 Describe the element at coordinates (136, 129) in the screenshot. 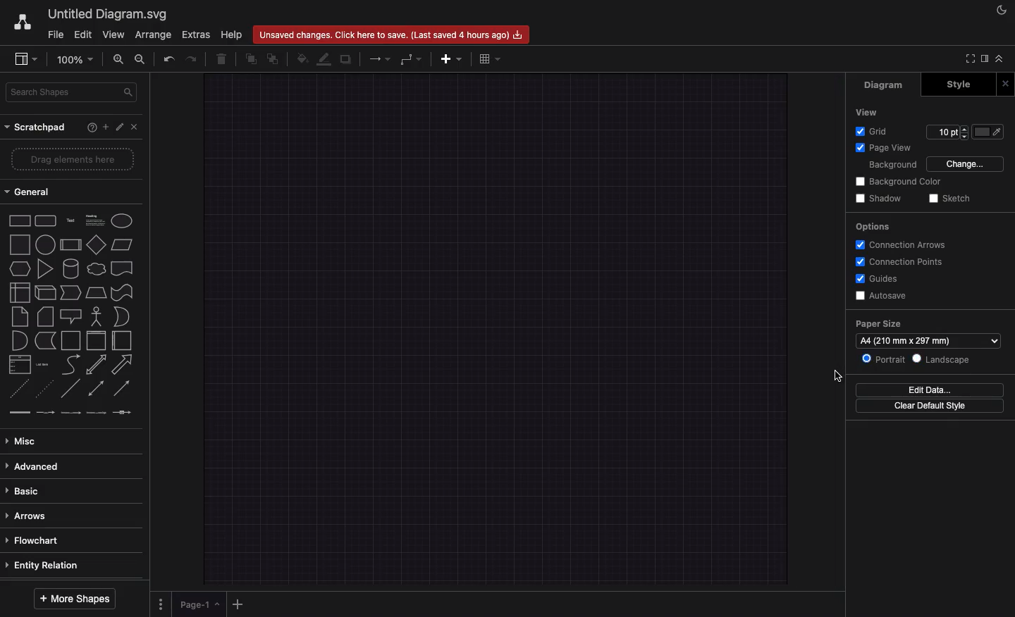

I see `Close` at that location.